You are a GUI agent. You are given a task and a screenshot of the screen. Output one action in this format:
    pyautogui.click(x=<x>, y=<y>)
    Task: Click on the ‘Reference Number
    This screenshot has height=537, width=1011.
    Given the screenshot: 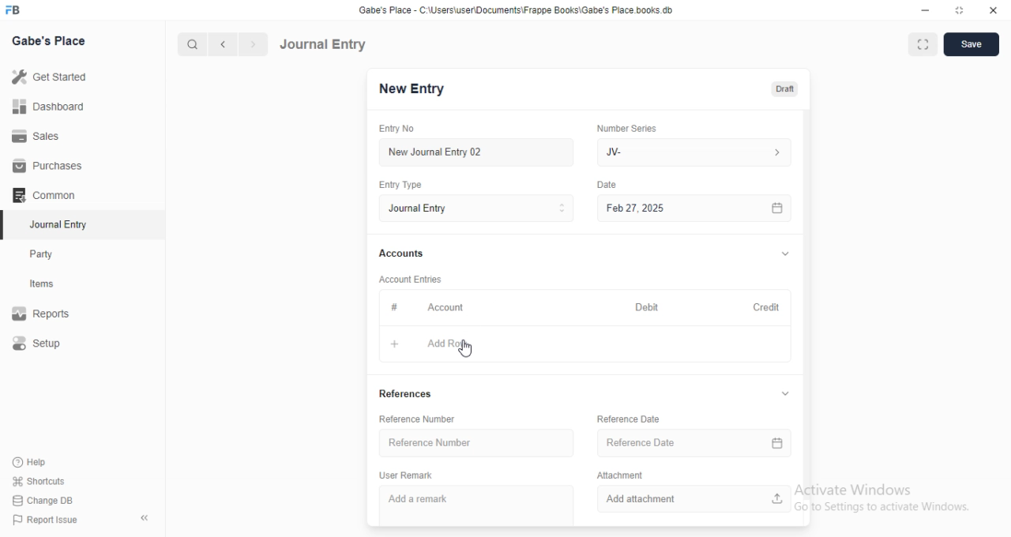 What is the action you would take?
    pyautogui.click(x=479, y=443)
    